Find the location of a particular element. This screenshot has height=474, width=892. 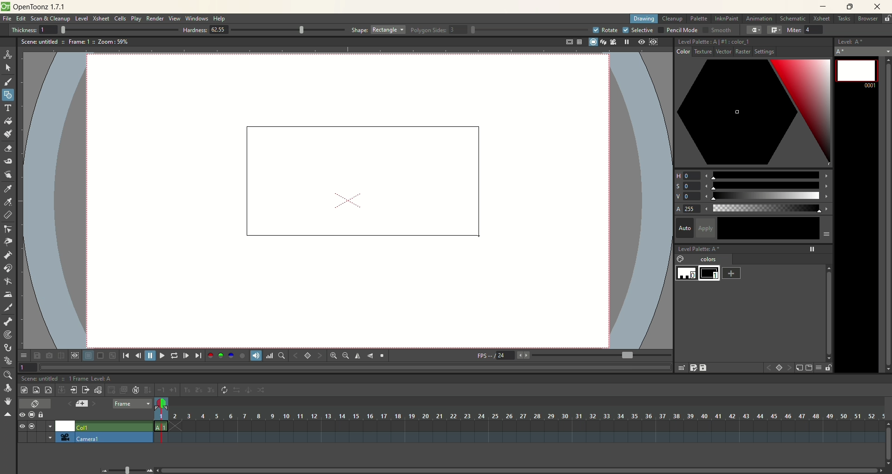

task is located at coordinates (843, 20).